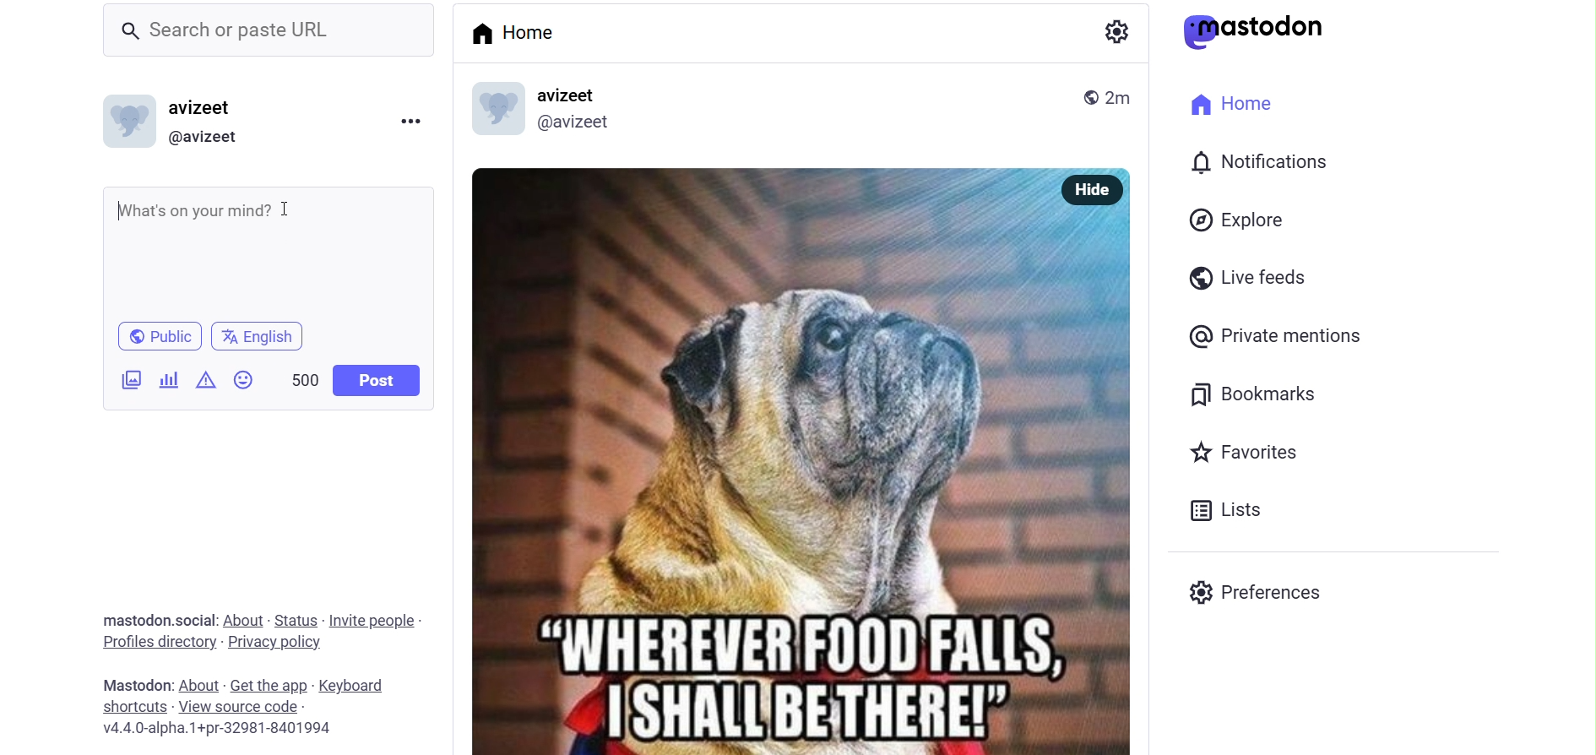 The height and width of the screenshot is (755, 1596). I want to click on profiles directory, so click(155, 641).